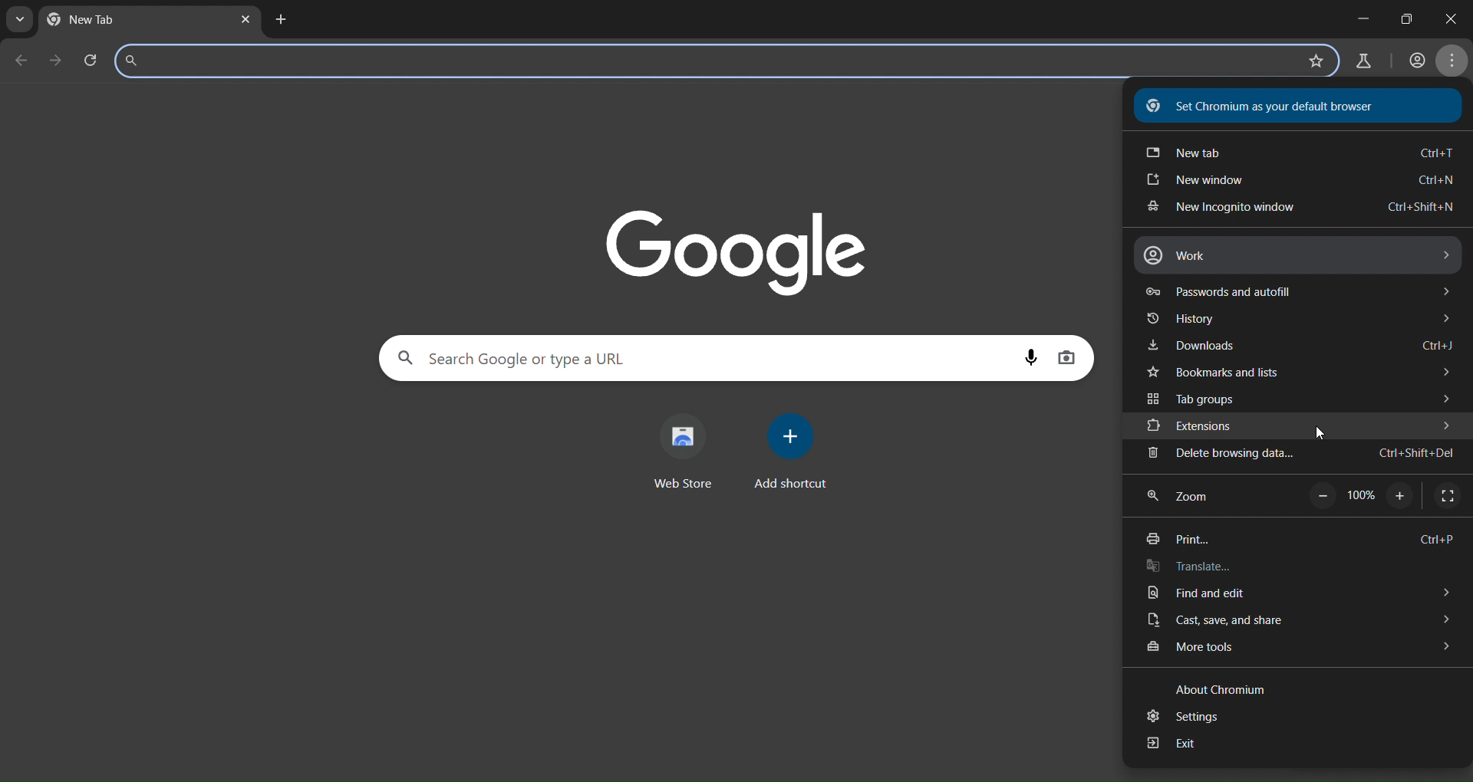 This screenshot has height=782, width=1473. I want to click on search panel, so click(233, 59).